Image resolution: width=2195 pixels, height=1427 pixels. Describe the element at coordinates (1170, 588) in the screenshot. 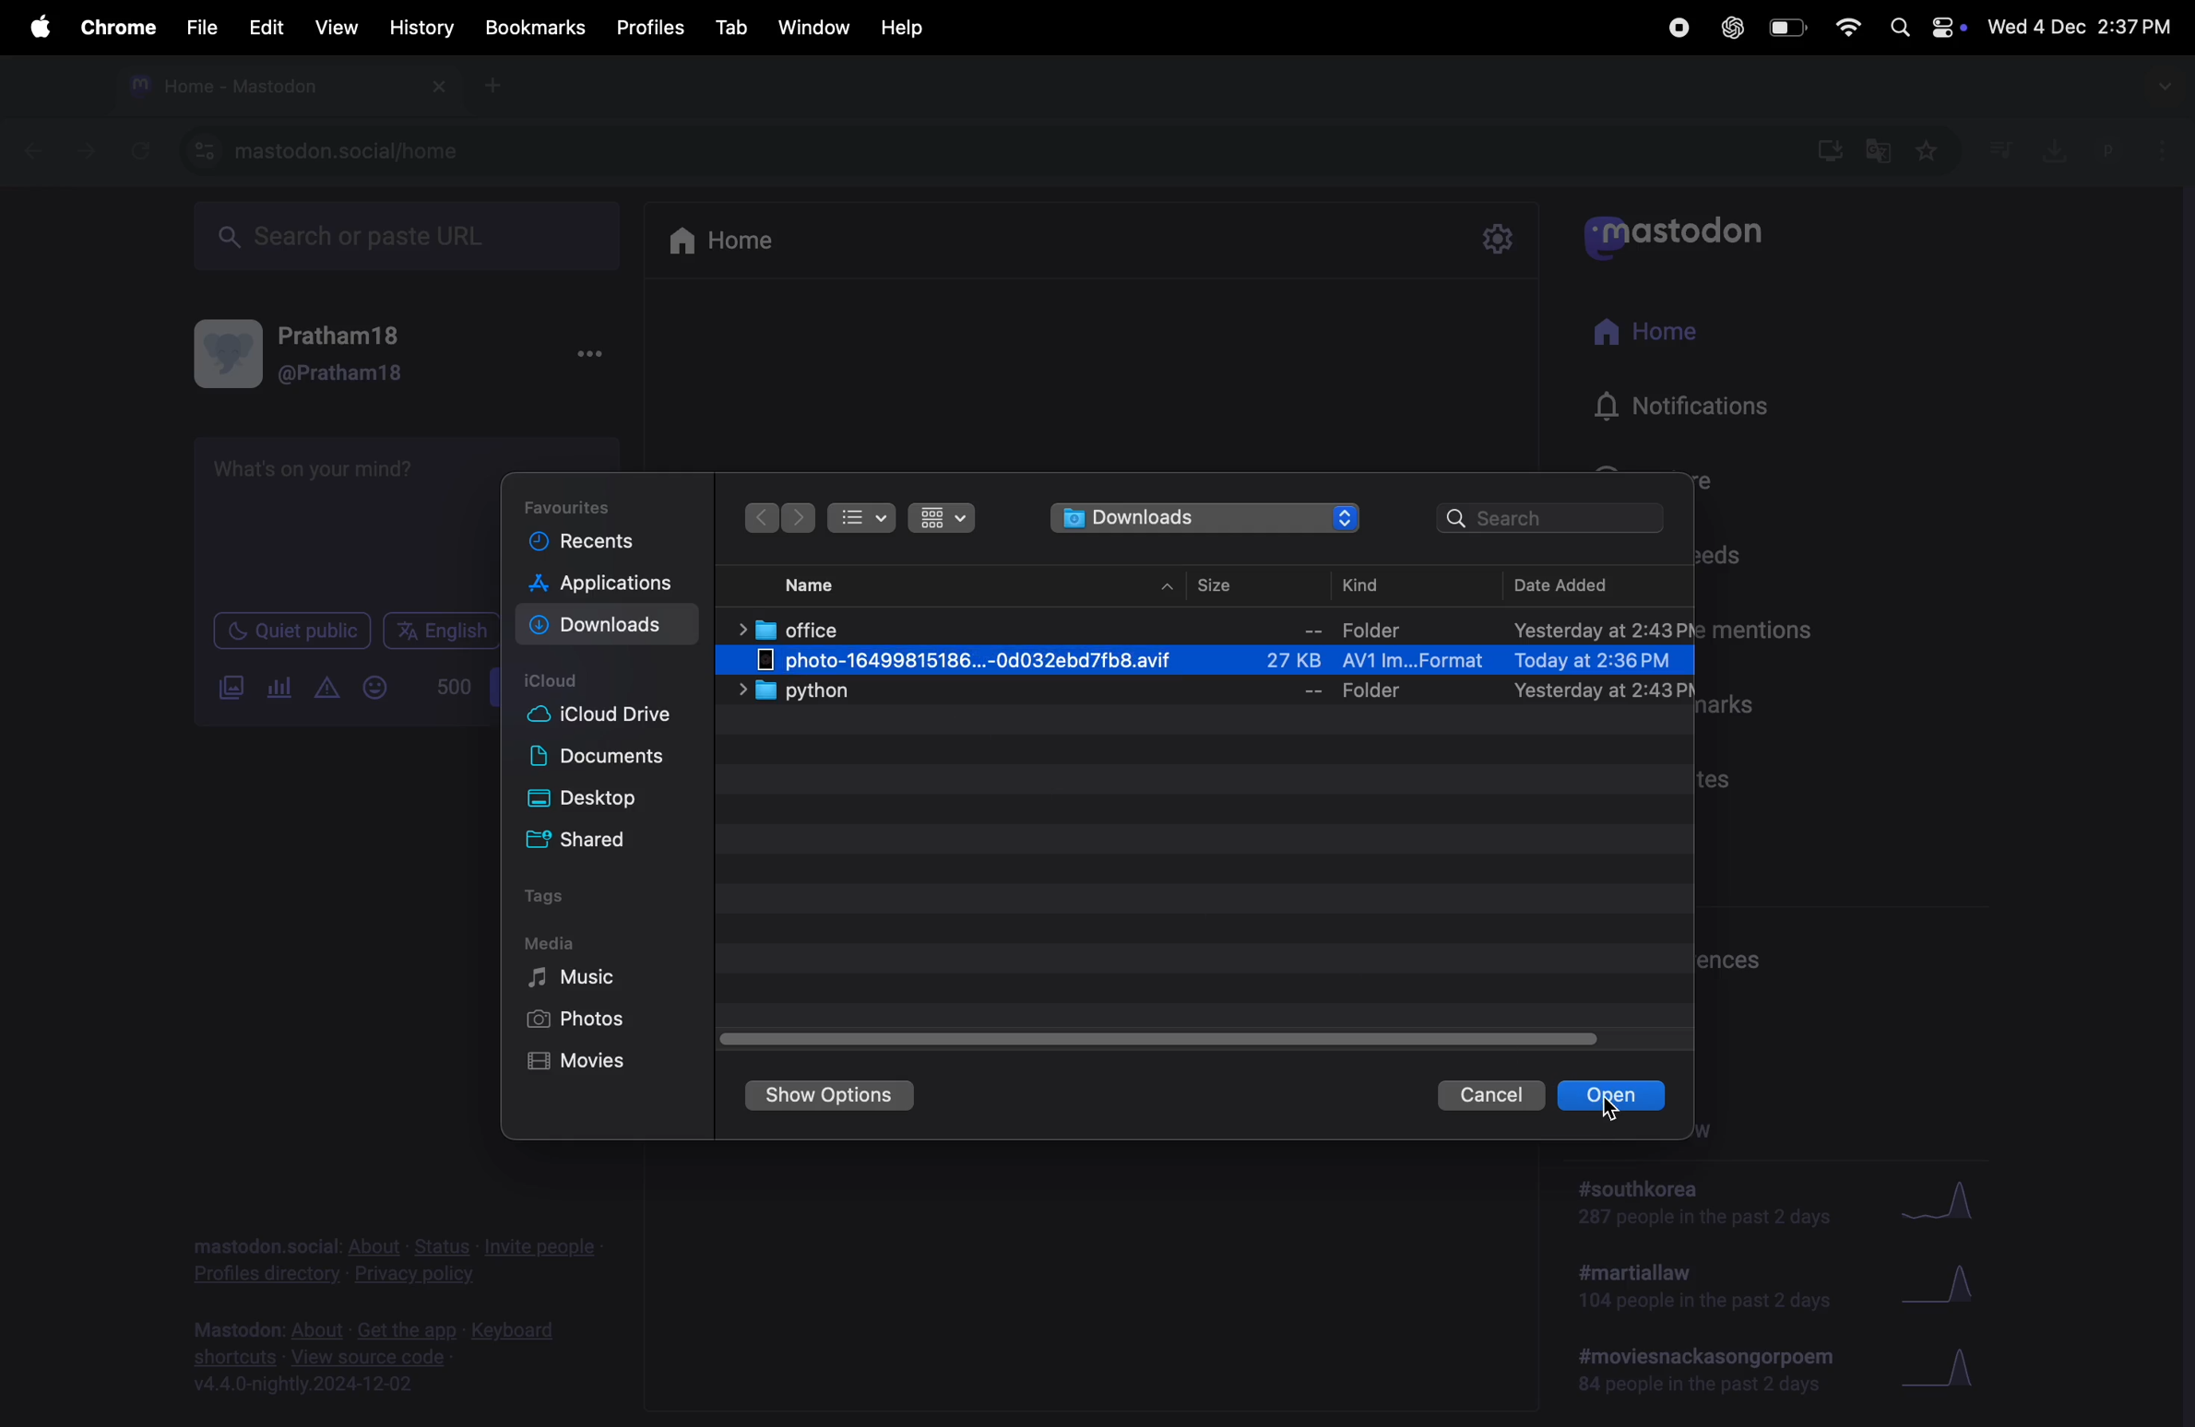

I see `upward` at that location.